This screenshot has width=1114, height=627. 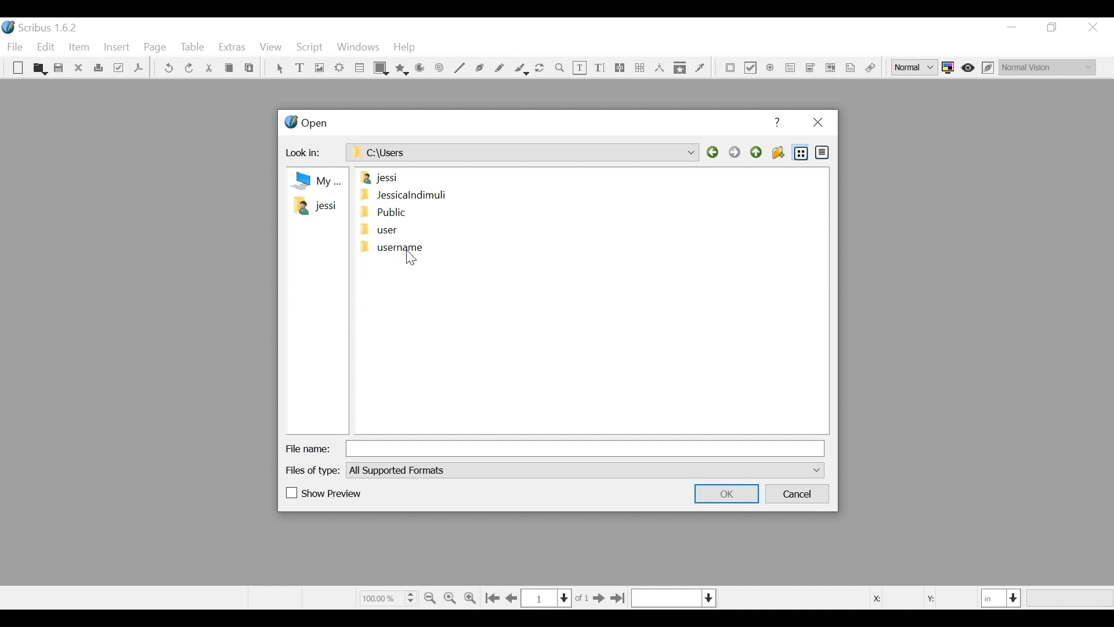 What do you see at coordinates (587, 448) in the screenshot?
I see `File Name Field` at bounding box center [587, 448].